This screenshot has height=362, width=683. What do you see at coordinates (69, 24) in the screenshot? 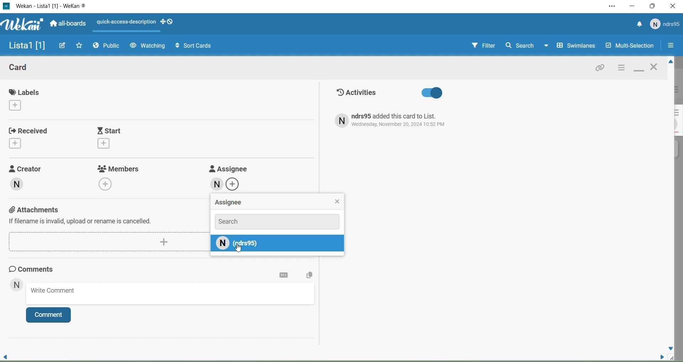
I see `All boards` at bounding box center [69, 24].